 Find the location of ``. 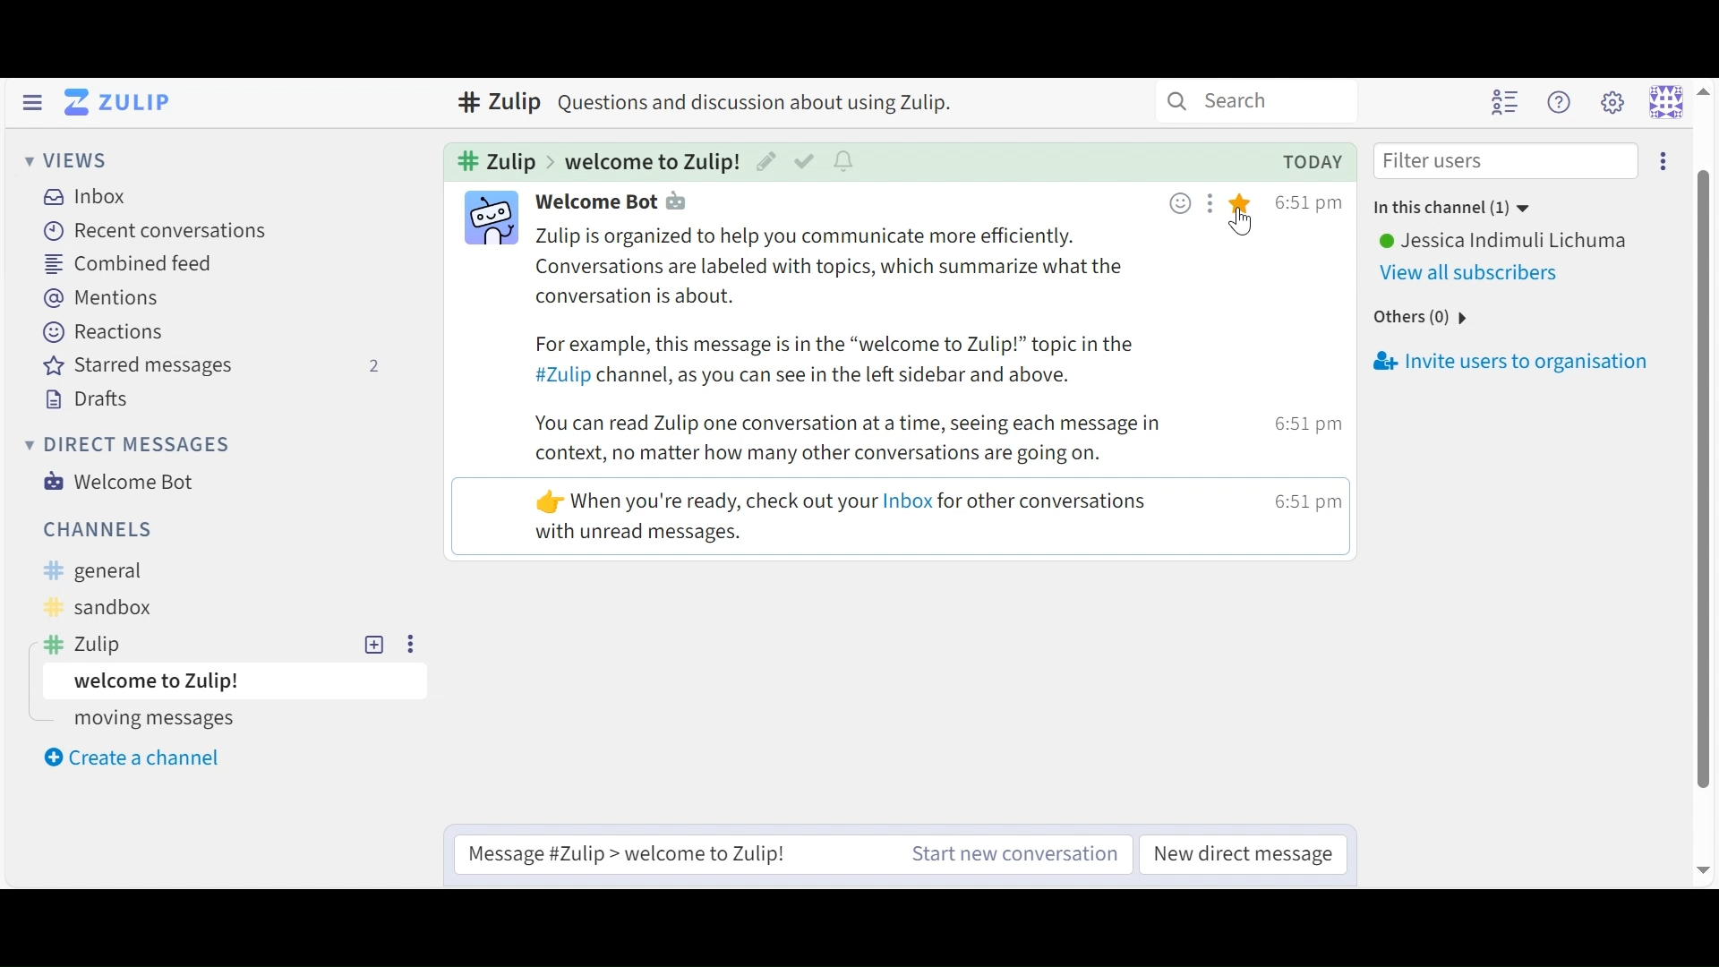

 is located at coordinates (939, 352).